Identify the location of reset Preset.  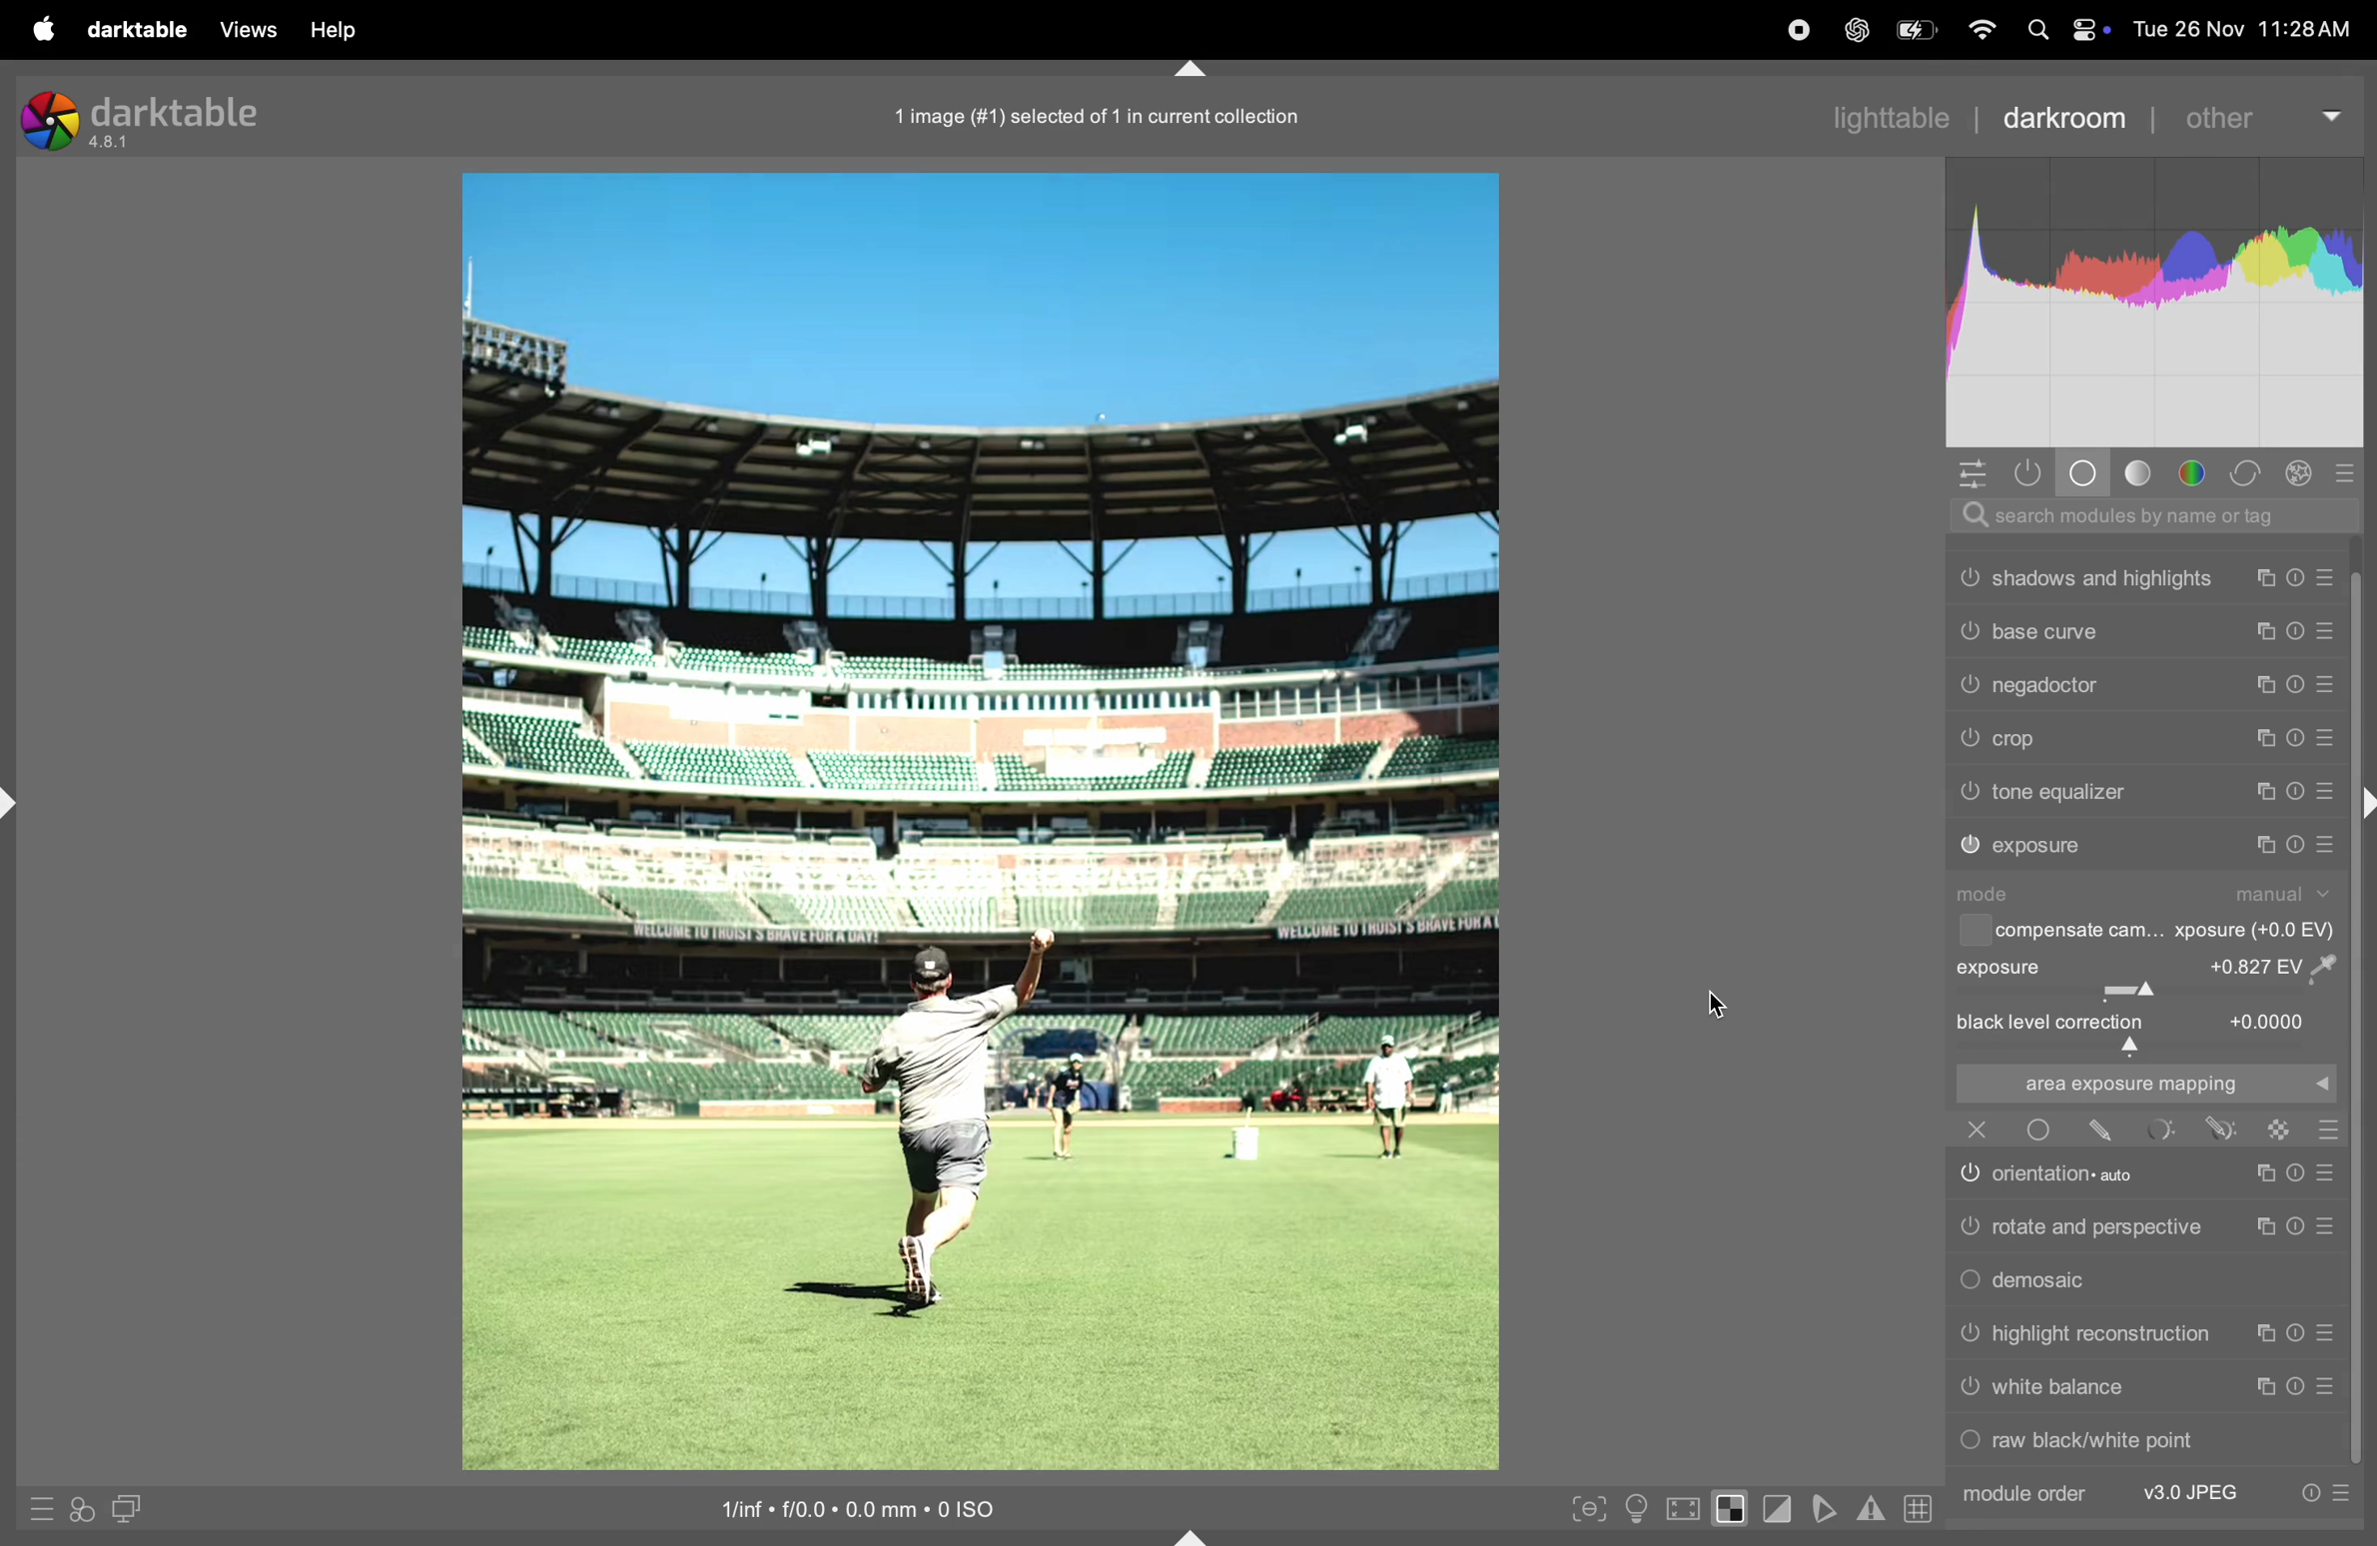
(2297, 1386).